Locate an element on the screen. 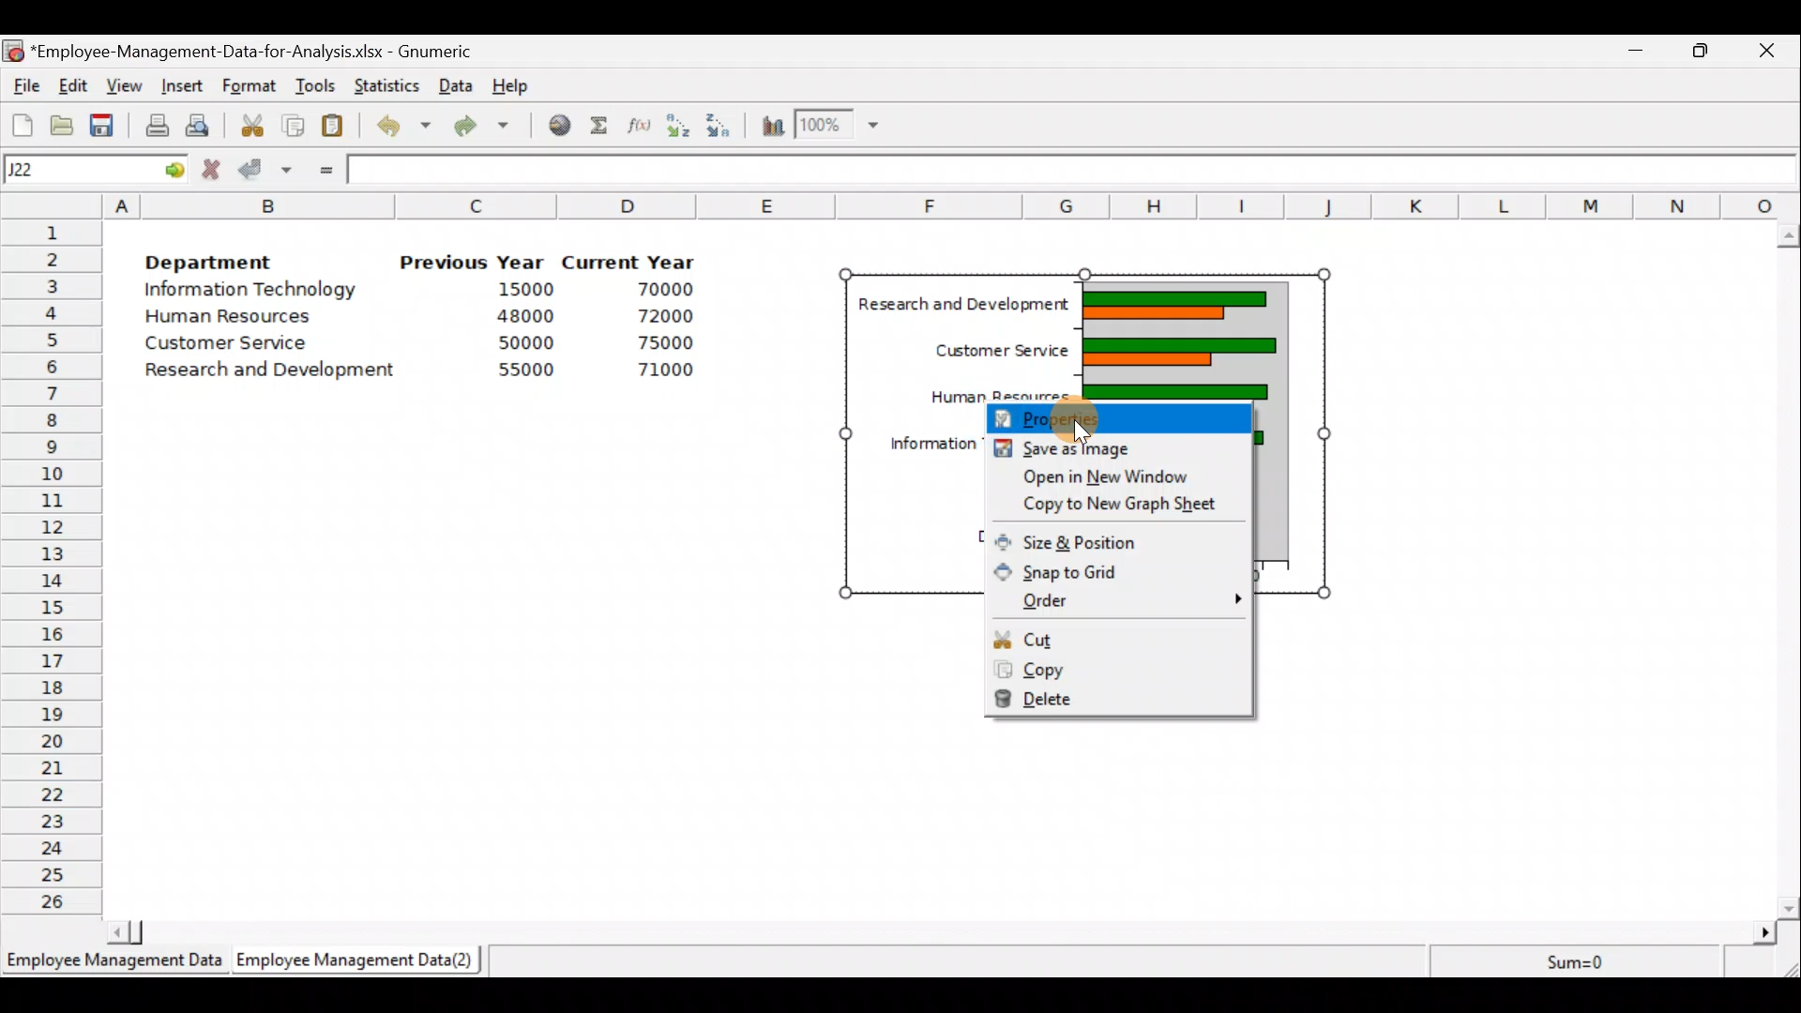 The image size is (1801, 1013). 71000 is located at coordinates (662, 372).